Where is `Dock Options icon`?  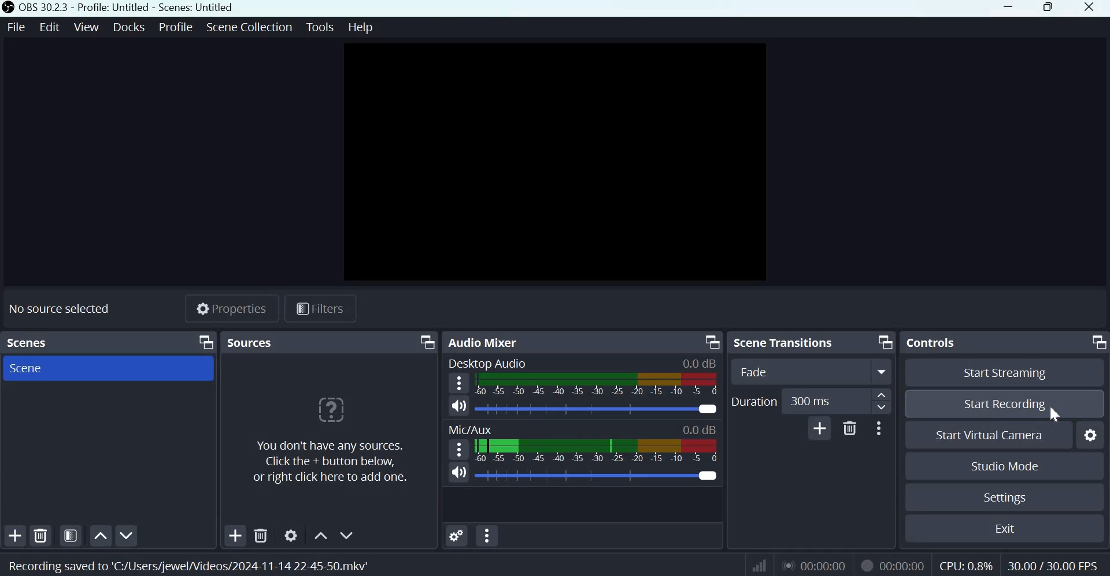 Dock Options icon is located at coordinates (425, 342).